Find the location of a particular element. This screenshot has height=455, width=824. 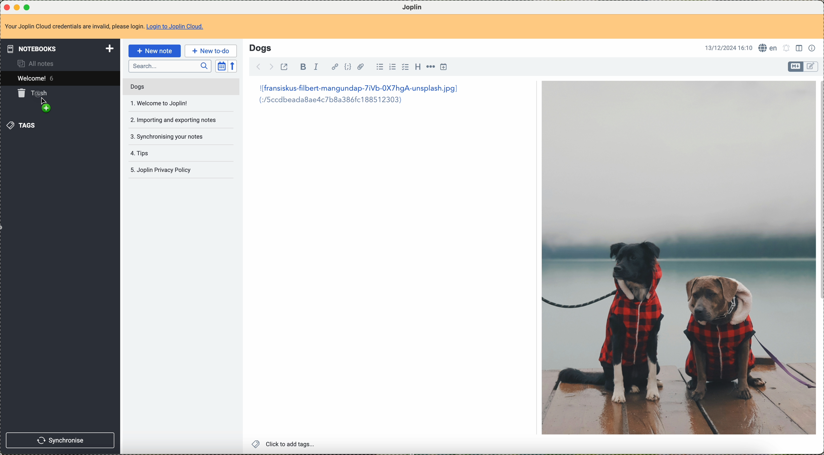

Joplin is located at coordinates (411, 7).